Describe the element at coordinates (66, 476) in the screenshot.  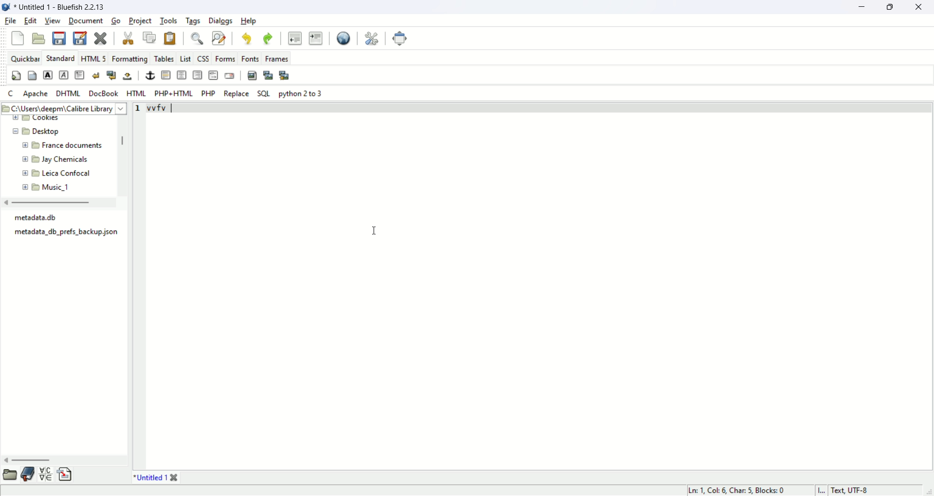
I see `snippets` at that location.